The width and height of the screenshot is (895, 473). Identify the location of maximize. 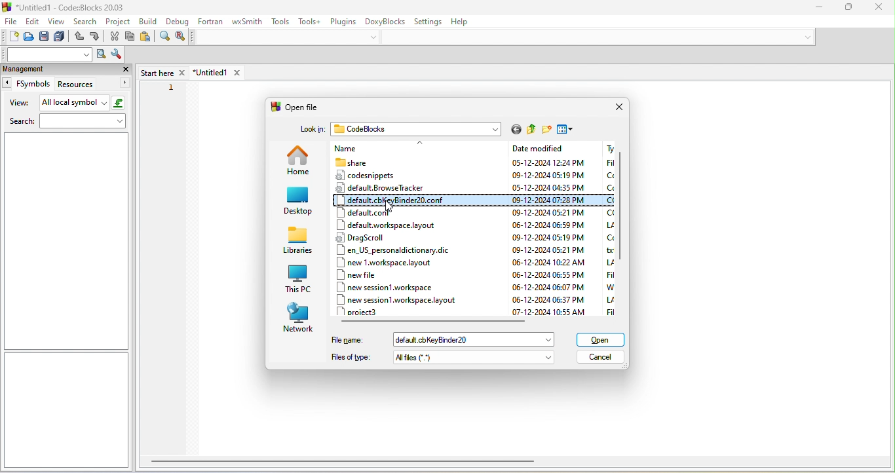
(845, 9).